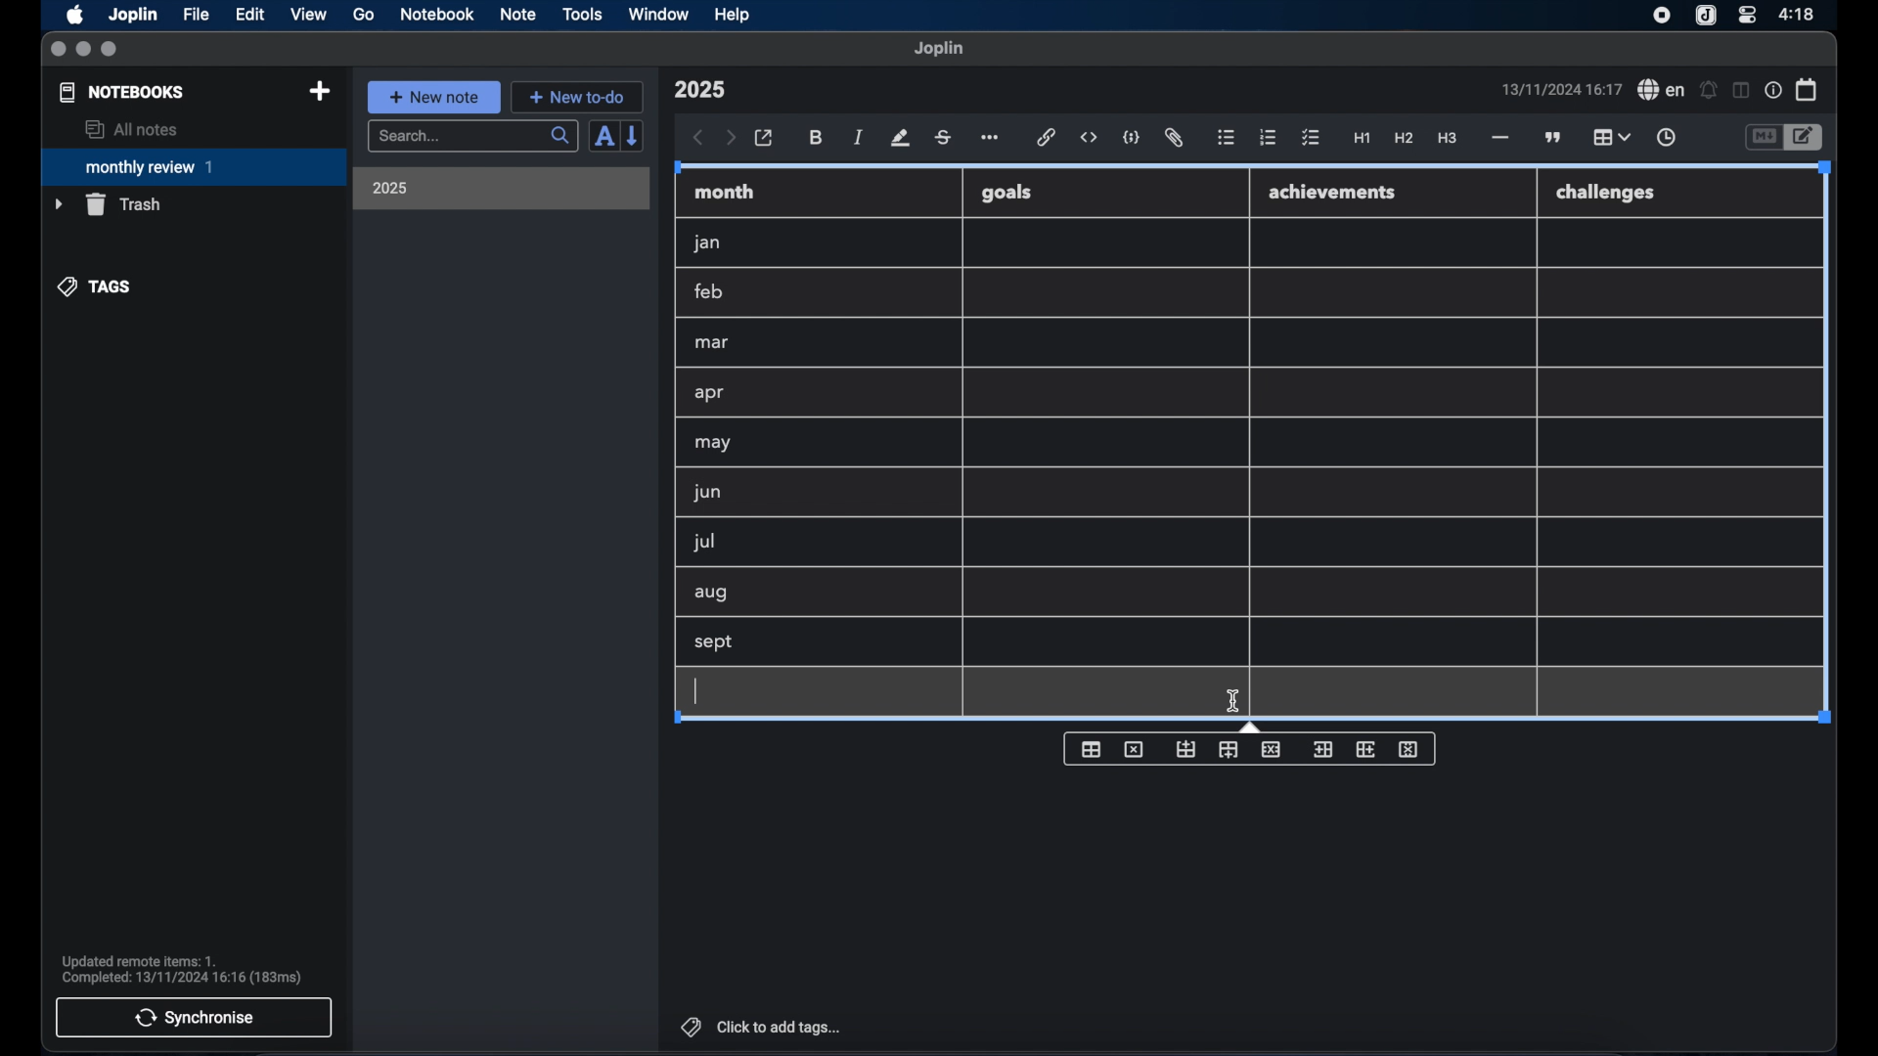 This screenshot has height=1056, width=1878. What do you see at coordinates (251, 15) in the screenshot?
I see `edit` at bounding box center [251, 15].